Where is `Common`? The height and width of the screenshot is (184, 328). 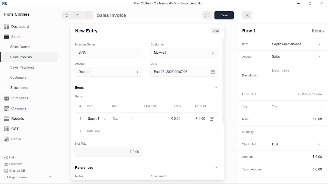
Common is located at coordinates (16, 108).